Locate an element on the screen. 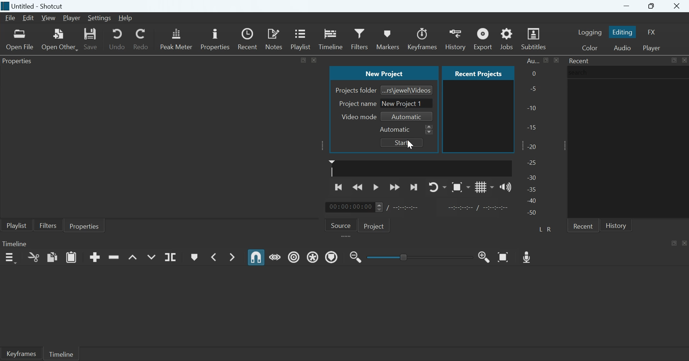  Switch to the Player only layout is located at coordinates (653, 48).